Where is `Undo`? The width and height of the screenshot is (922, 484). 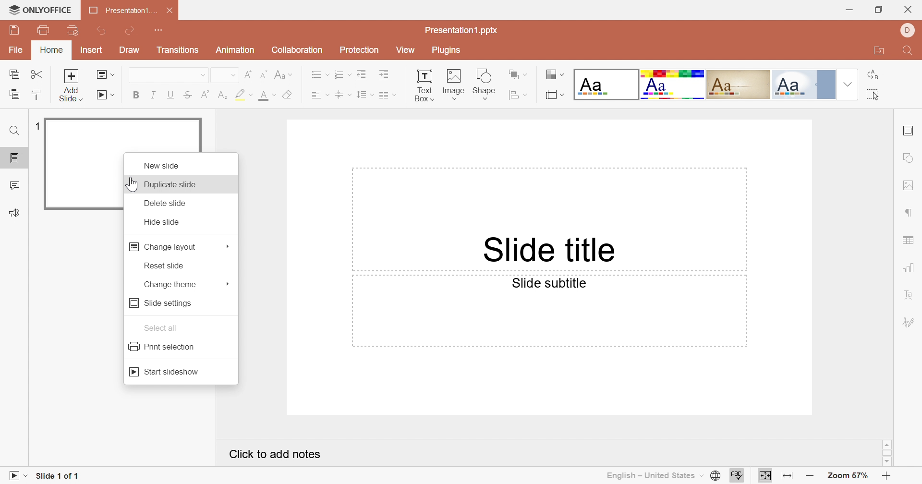
Undo is located at coordinates (103, 30).